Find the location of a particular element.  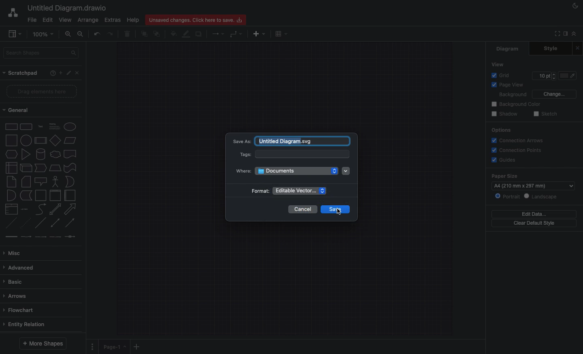

Guides is located at coordinates (503, 160).